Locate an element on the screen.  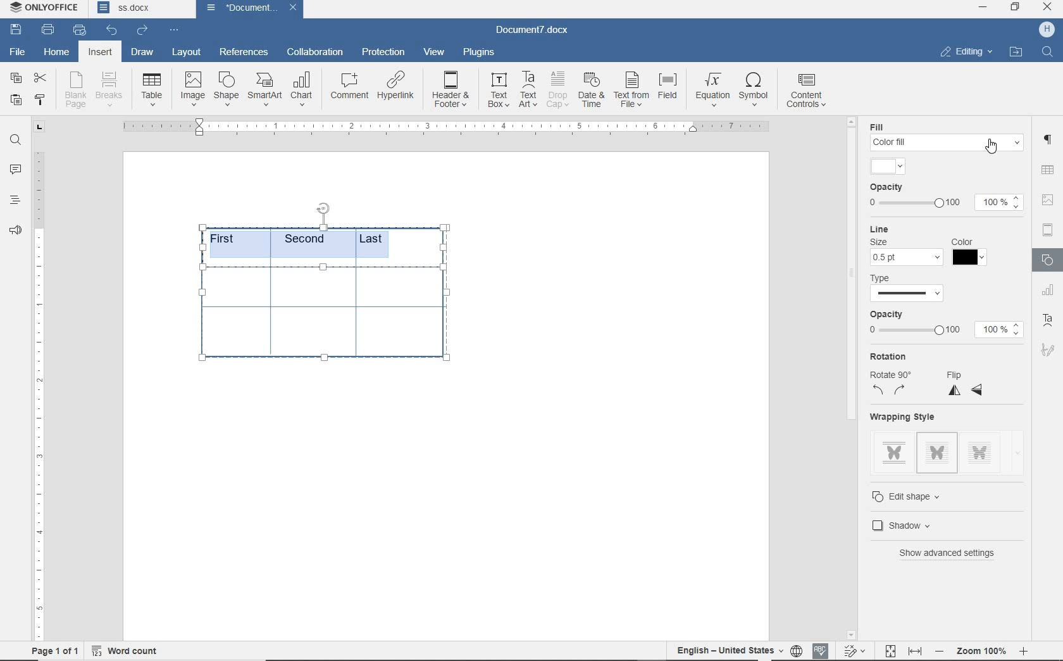
references is located at coordinates (244, 50).